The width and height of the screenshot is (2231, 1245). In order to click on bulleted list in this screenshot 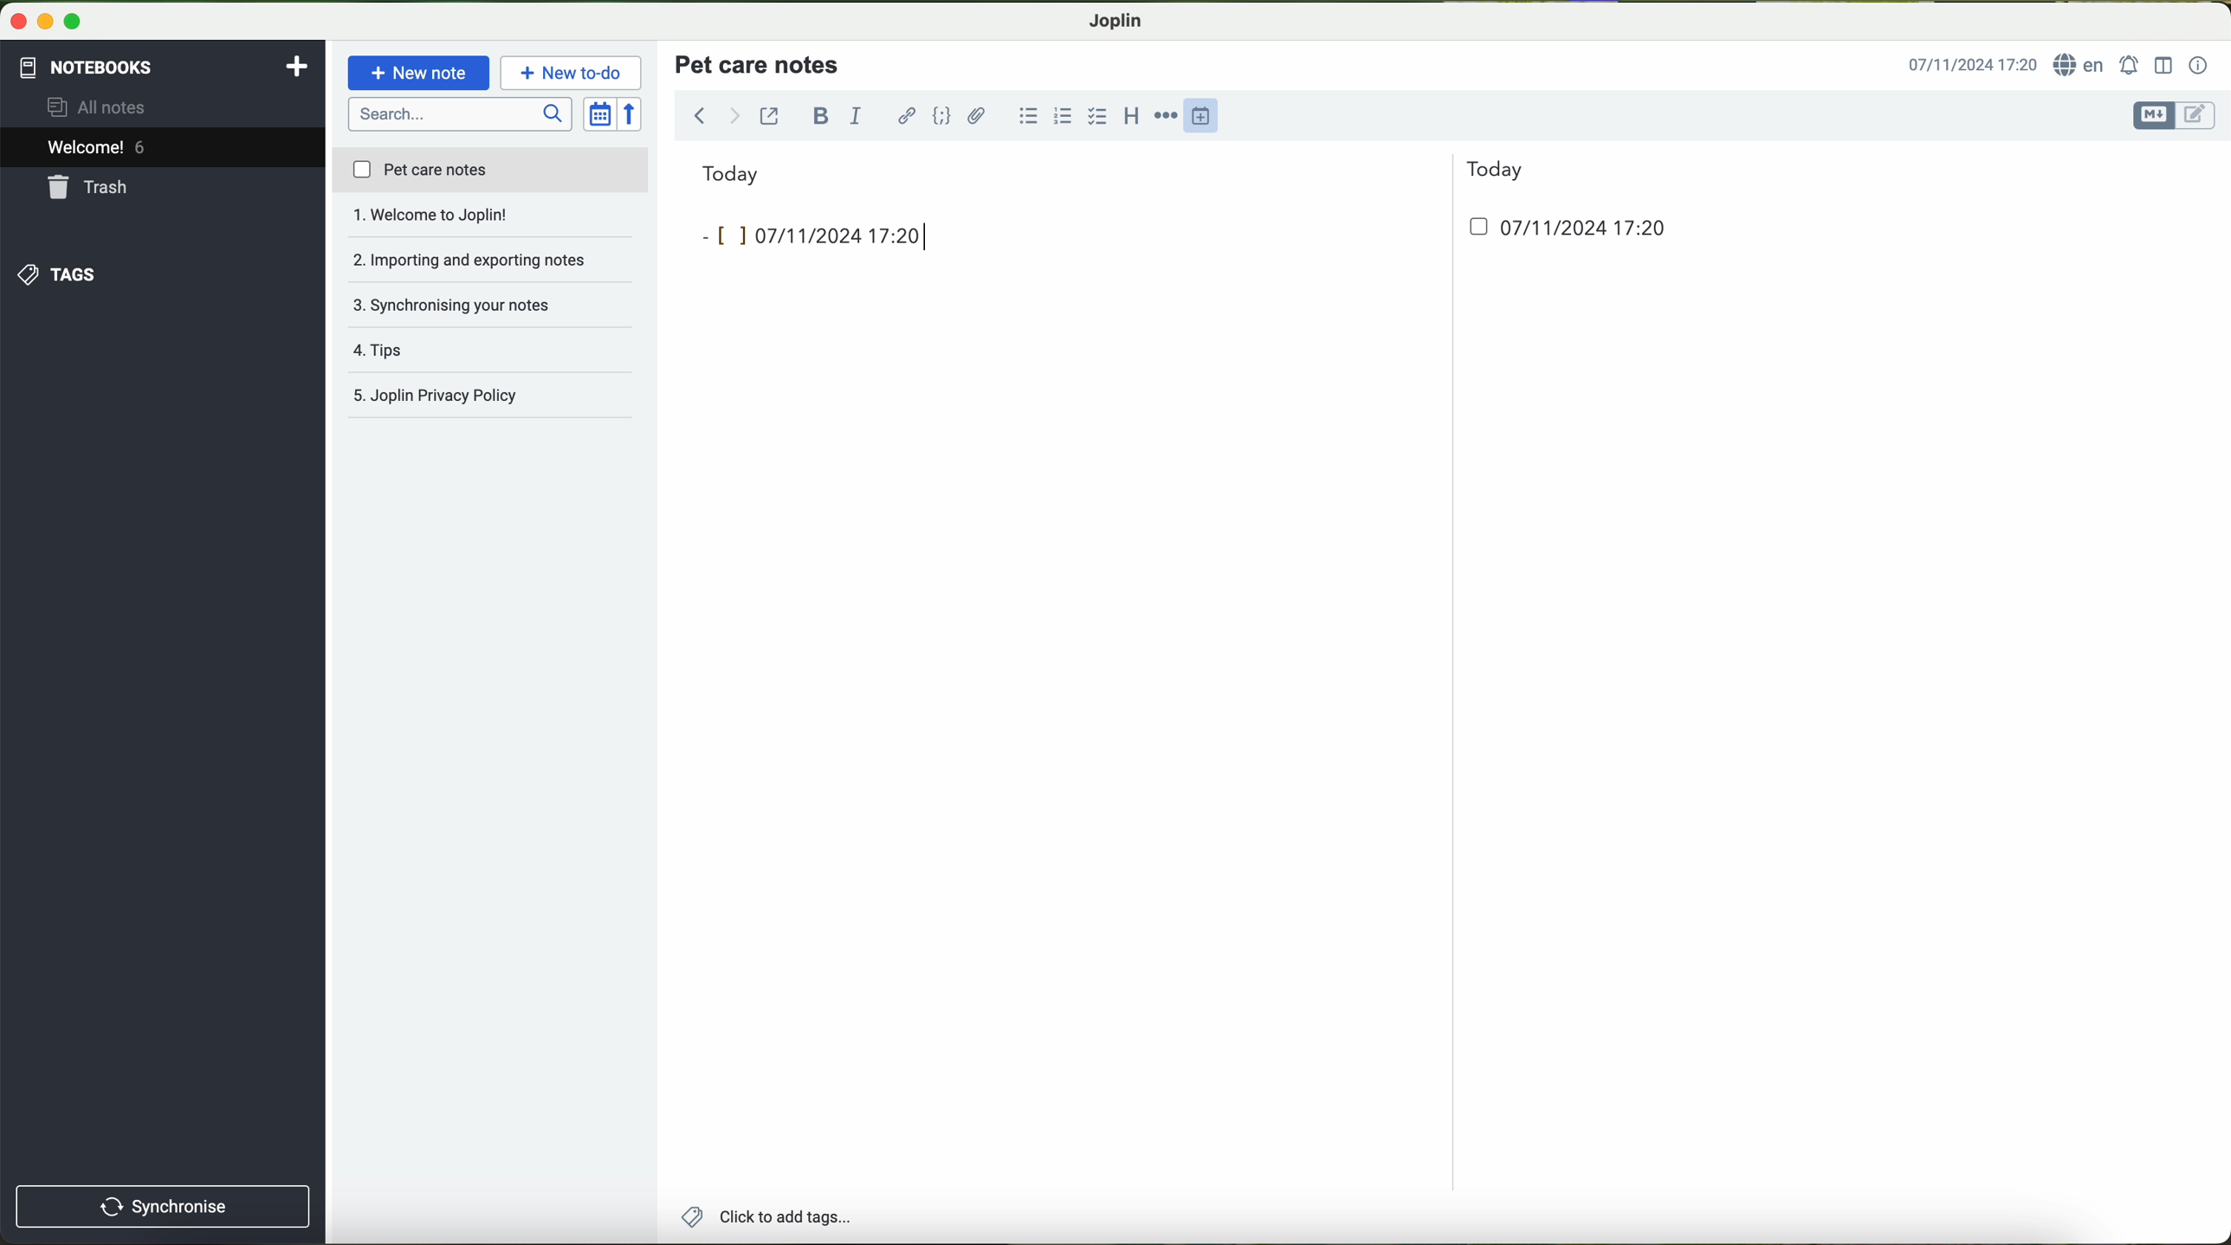, I will do `click(1025, 116)`.